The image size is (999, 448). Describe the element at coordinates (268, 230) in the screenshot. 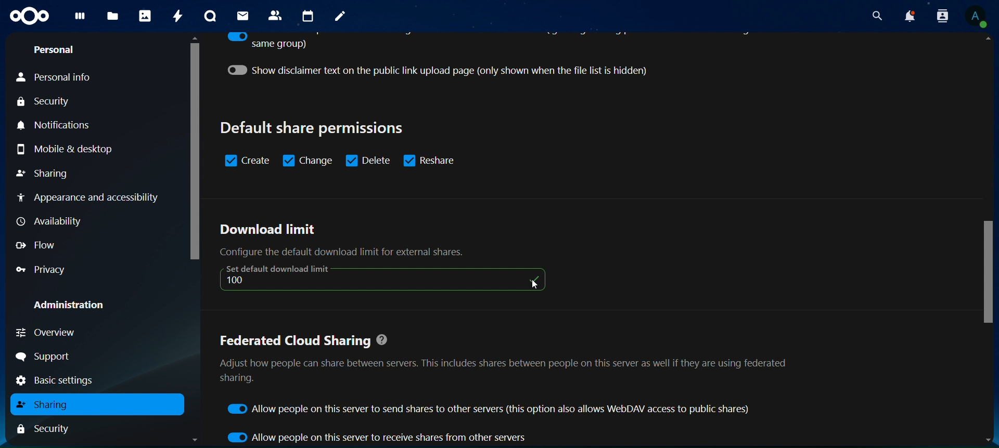

I see `Download limit` at that location.